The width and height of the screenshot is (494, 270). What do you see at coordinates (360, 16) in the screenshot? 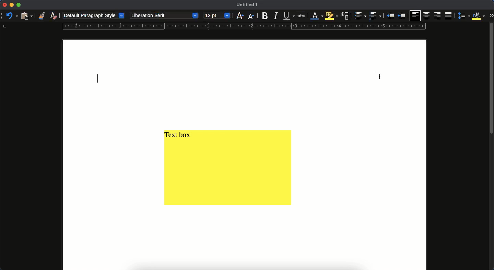
I see `bullet` at bounding box center [360, 16].